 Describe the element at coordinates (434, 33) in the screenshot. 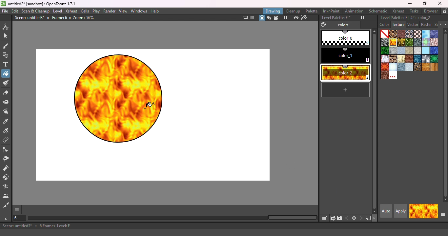

I see `Denim2_s.bmp` at that location.